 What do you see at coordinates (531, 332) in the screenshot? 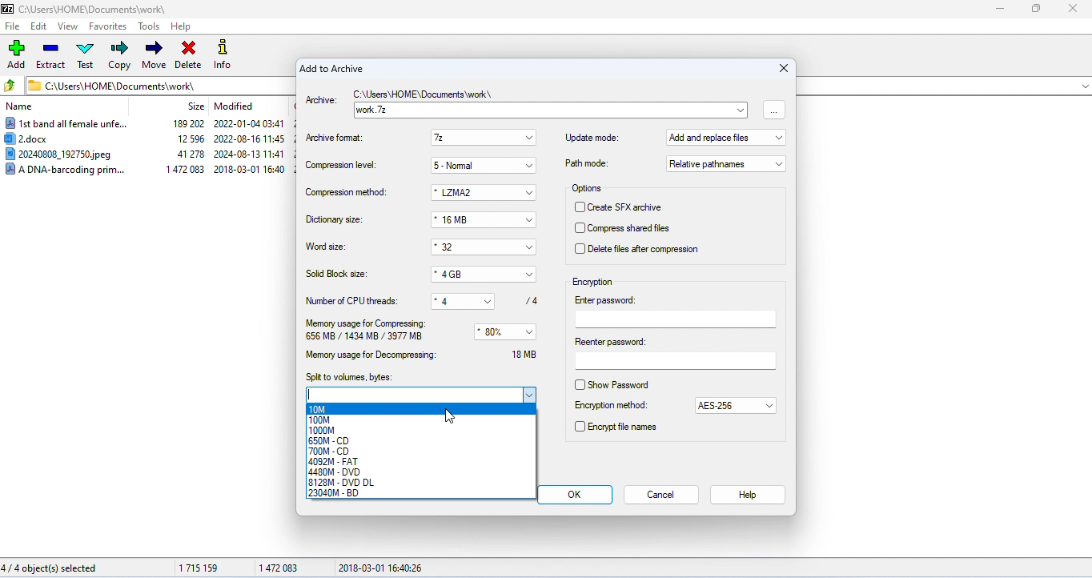
I see `drop down` at bounding box center [531, 332].